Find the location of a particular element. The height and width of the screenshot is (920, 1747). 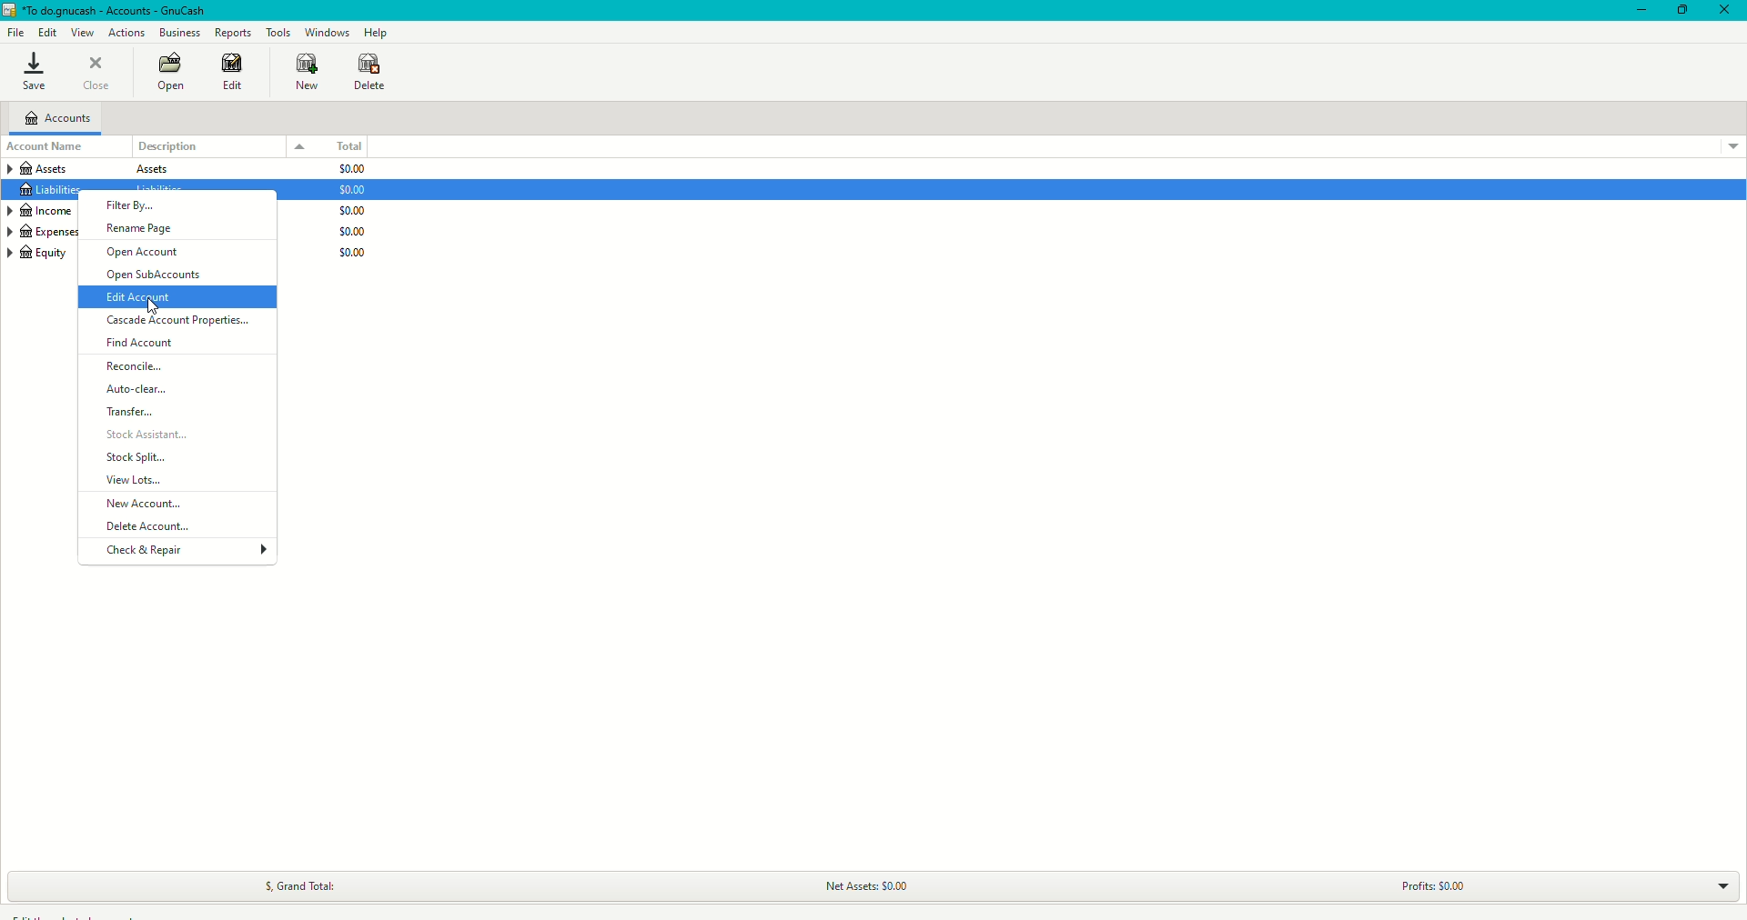

Auto-clear is located at coordinates (137, 391).